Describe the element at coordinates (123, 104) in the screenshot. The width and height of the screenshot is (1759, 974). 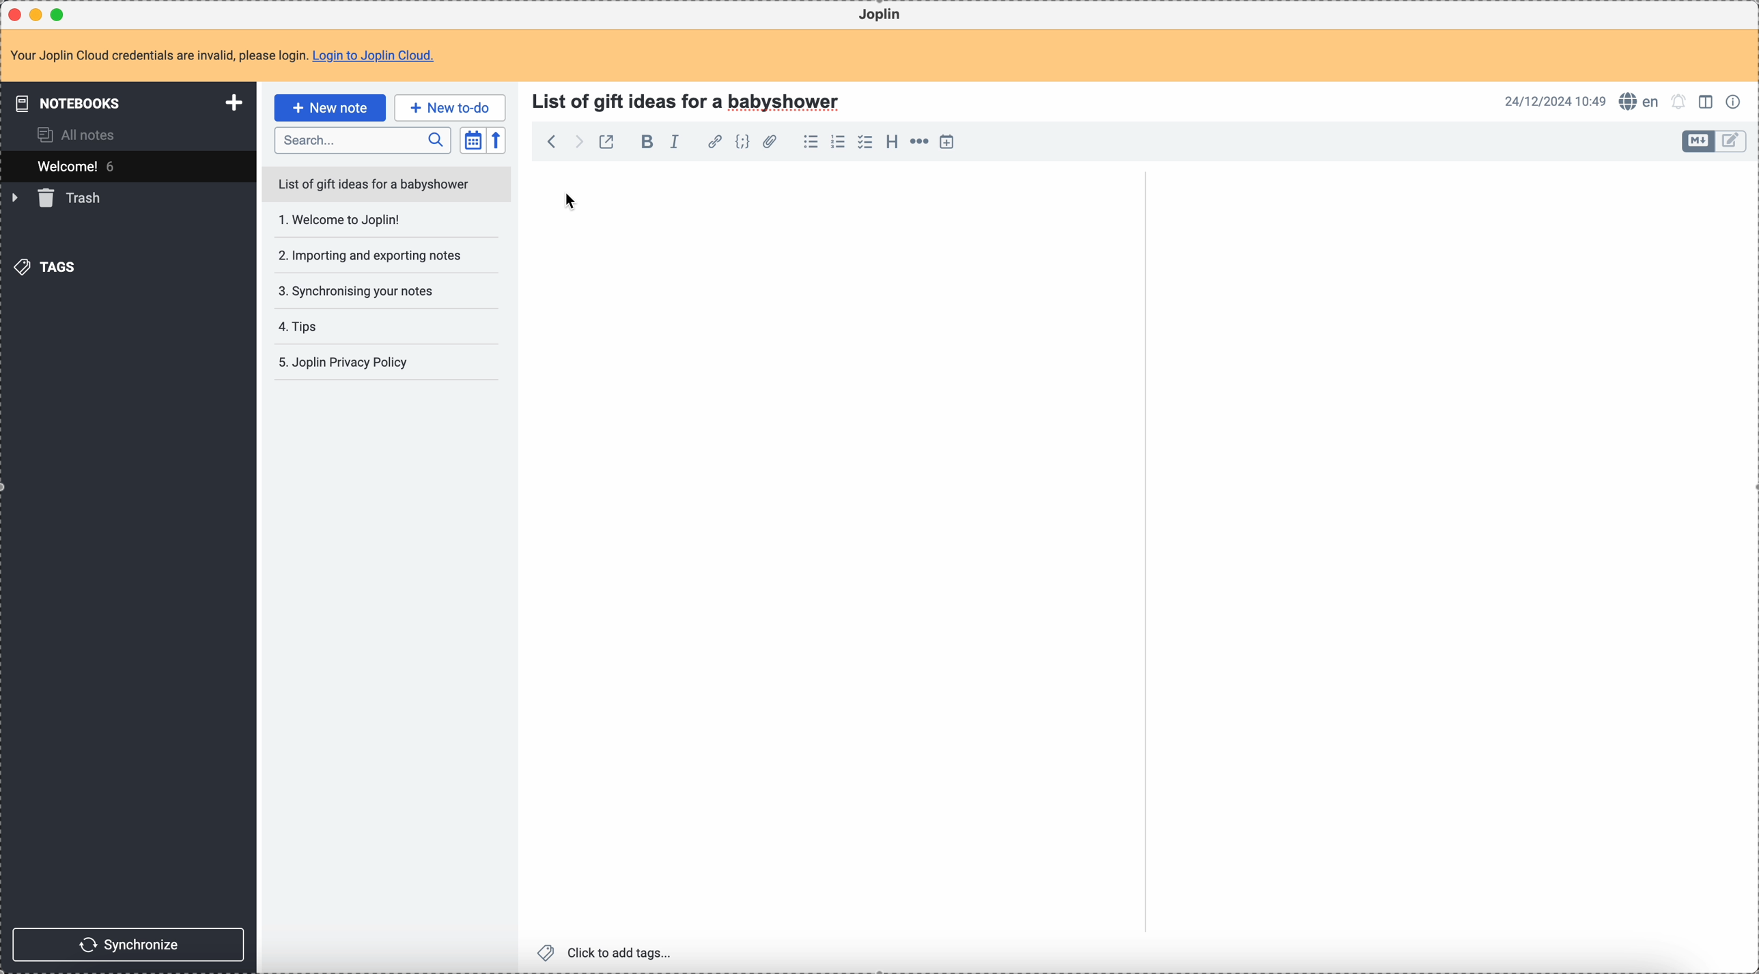
I see `notebooks` at that location.